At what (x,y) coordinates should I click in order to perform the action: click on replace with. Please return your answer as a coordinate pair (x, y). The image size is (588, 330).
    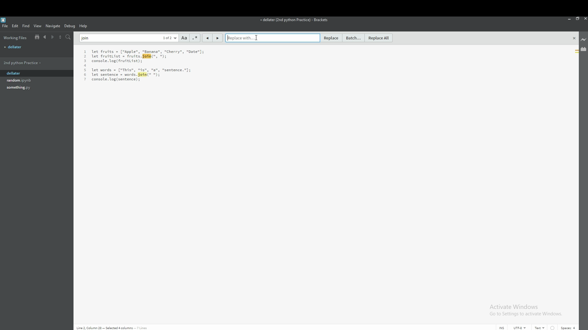
    Looking at the image, I should click on (272, 38).